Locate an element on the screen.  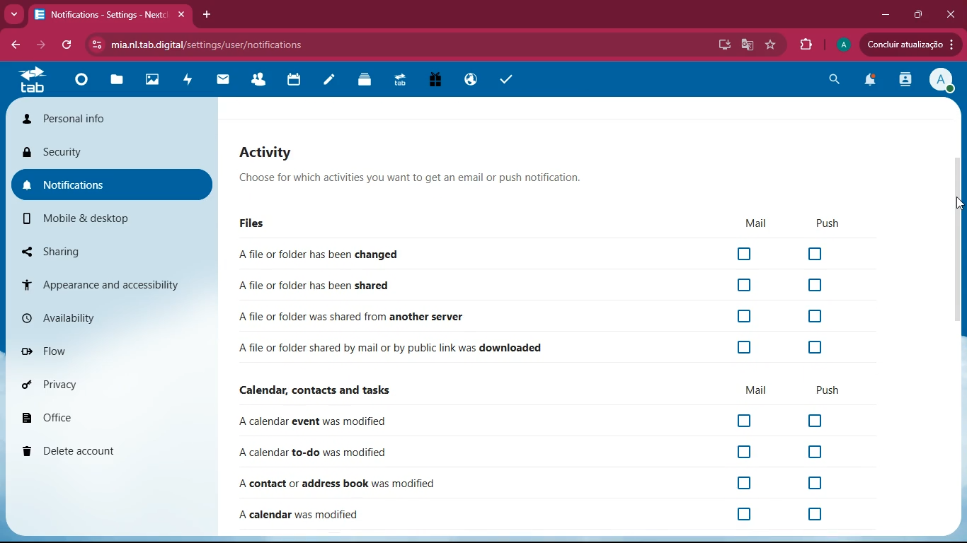
home is located at coordinates (79, 86).